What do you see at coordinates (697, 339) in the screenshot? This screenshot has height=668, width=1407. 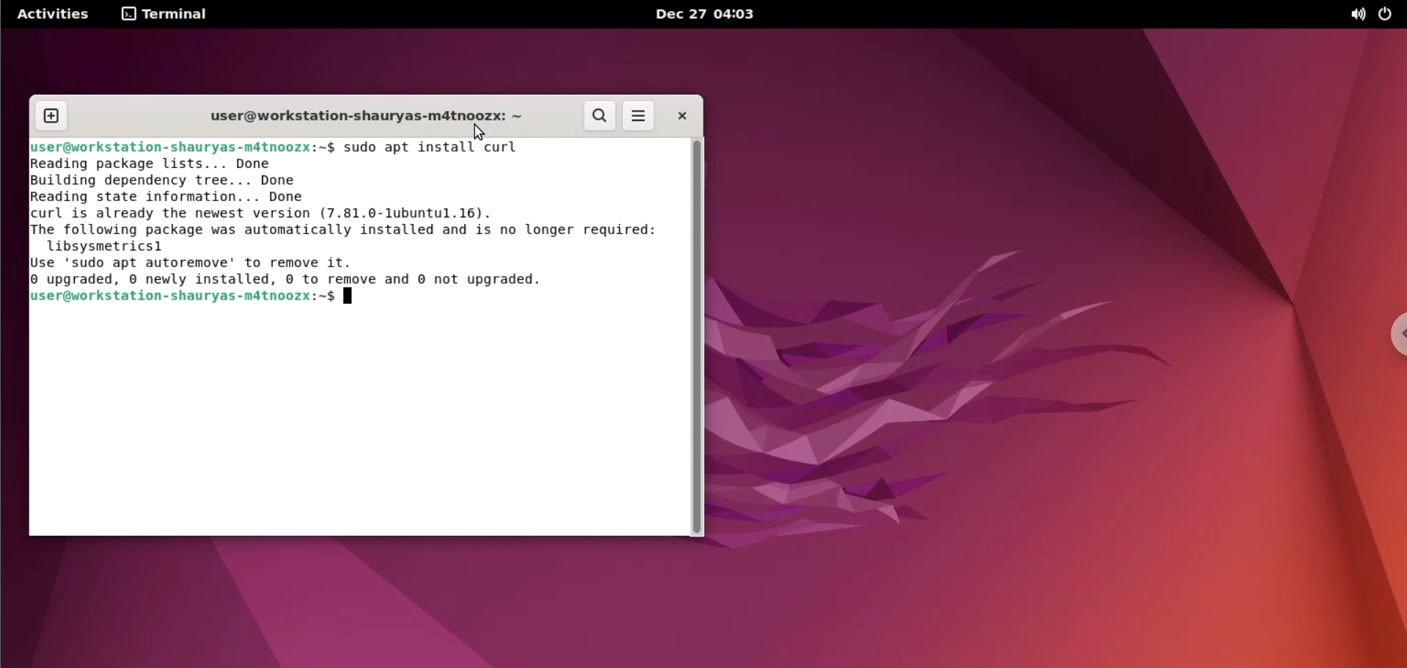 I see `scrollbar` at bounding box center [697, 339].